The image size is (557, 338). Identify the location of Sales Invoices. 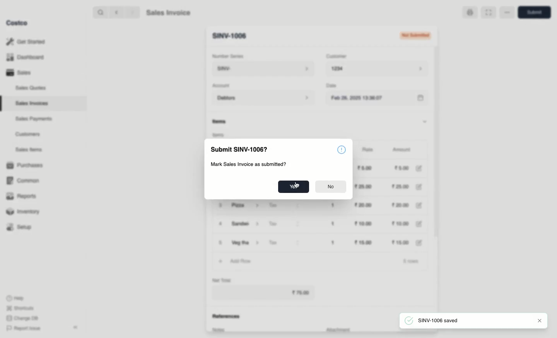
(32, 103).